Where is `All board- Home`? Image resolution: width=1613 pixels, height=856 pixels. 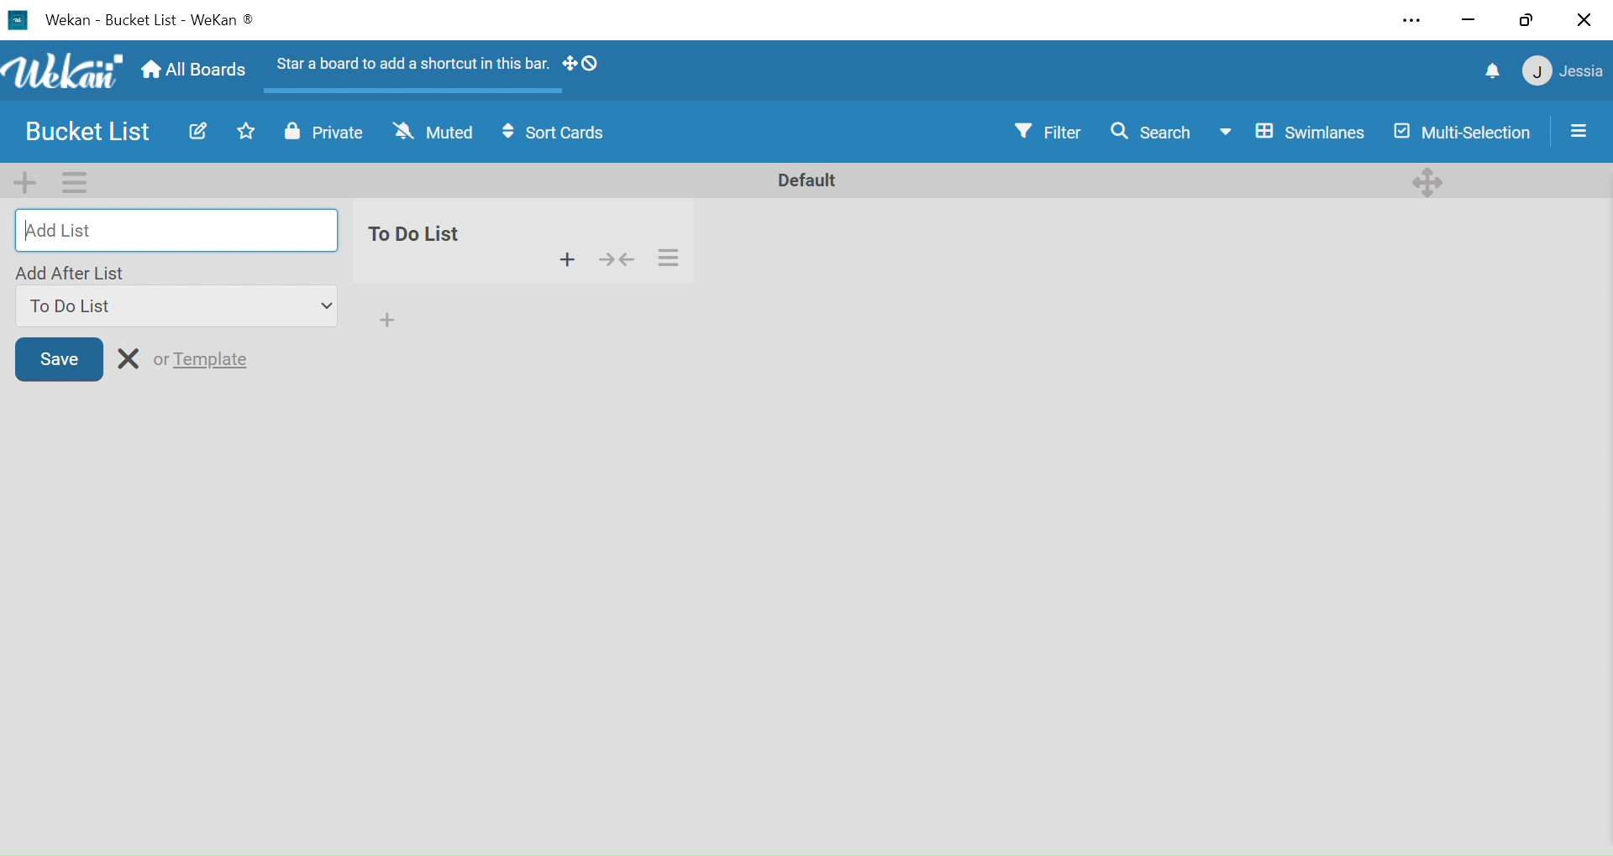 All board- Home is located at coordinates (192, 71).